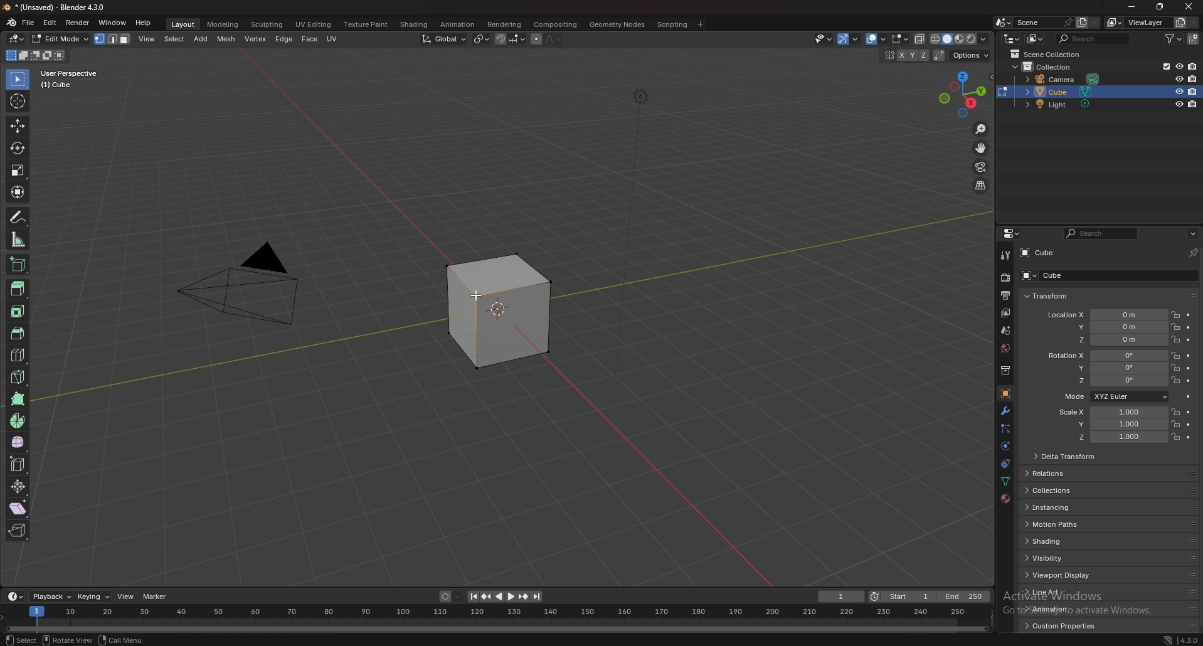 The height and width of the screenshot is (646, 1203). I want to click on animation, so click(1067, 608).